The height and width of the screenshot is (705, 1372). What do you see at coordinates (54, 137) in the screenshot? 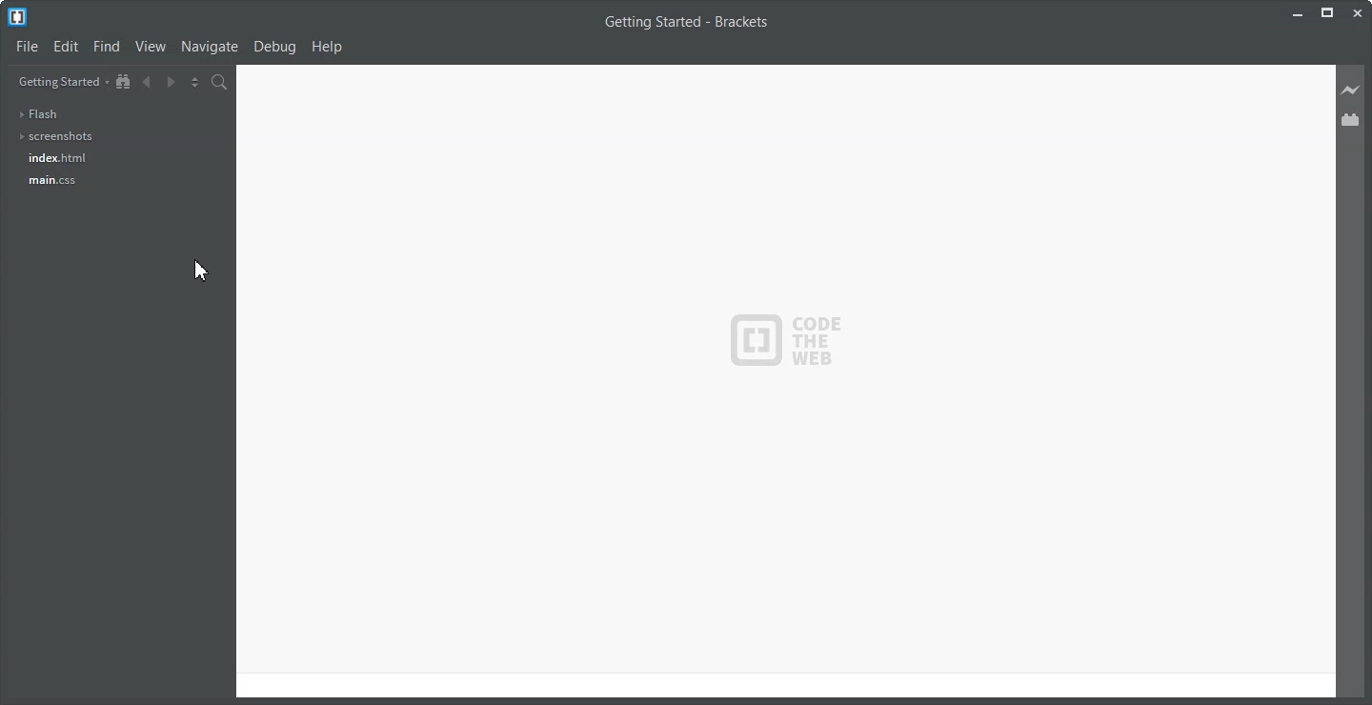
I see `screenshots` at bounding box center [54, 137].